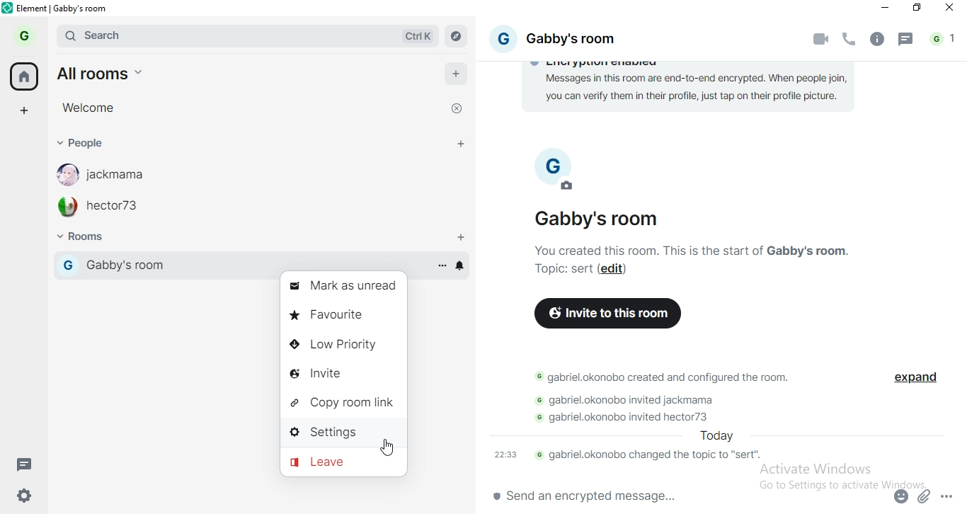 The image size is (967, 514). Describe the element at coordinates (338, 462) in the screenshot. I see `leave` at that location.